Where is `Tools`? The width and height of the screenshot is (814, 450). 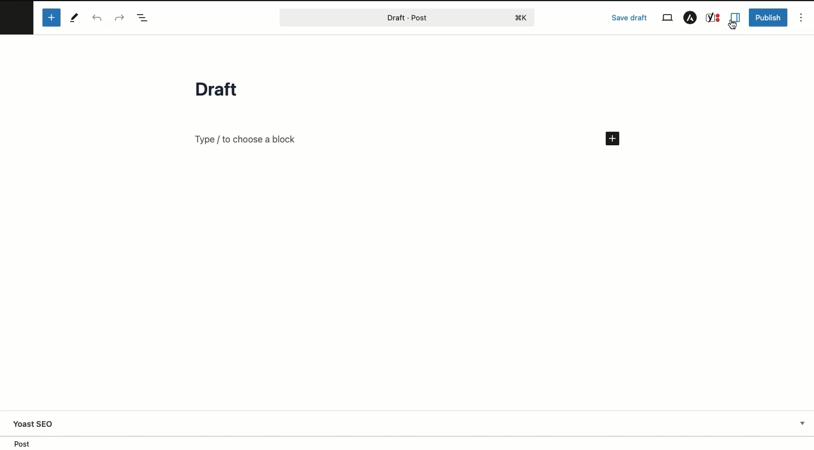
Tools is located at coordinates (73, 17).